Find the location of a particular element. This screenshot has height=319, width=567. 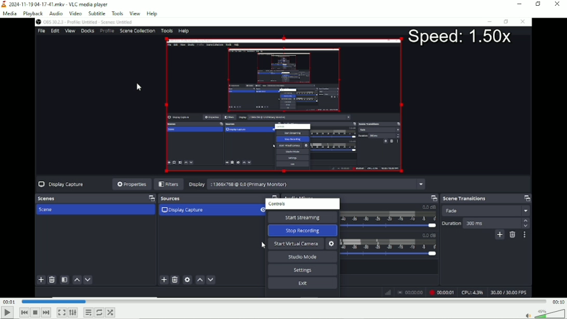

cursor is located at coordinates (140, 87).